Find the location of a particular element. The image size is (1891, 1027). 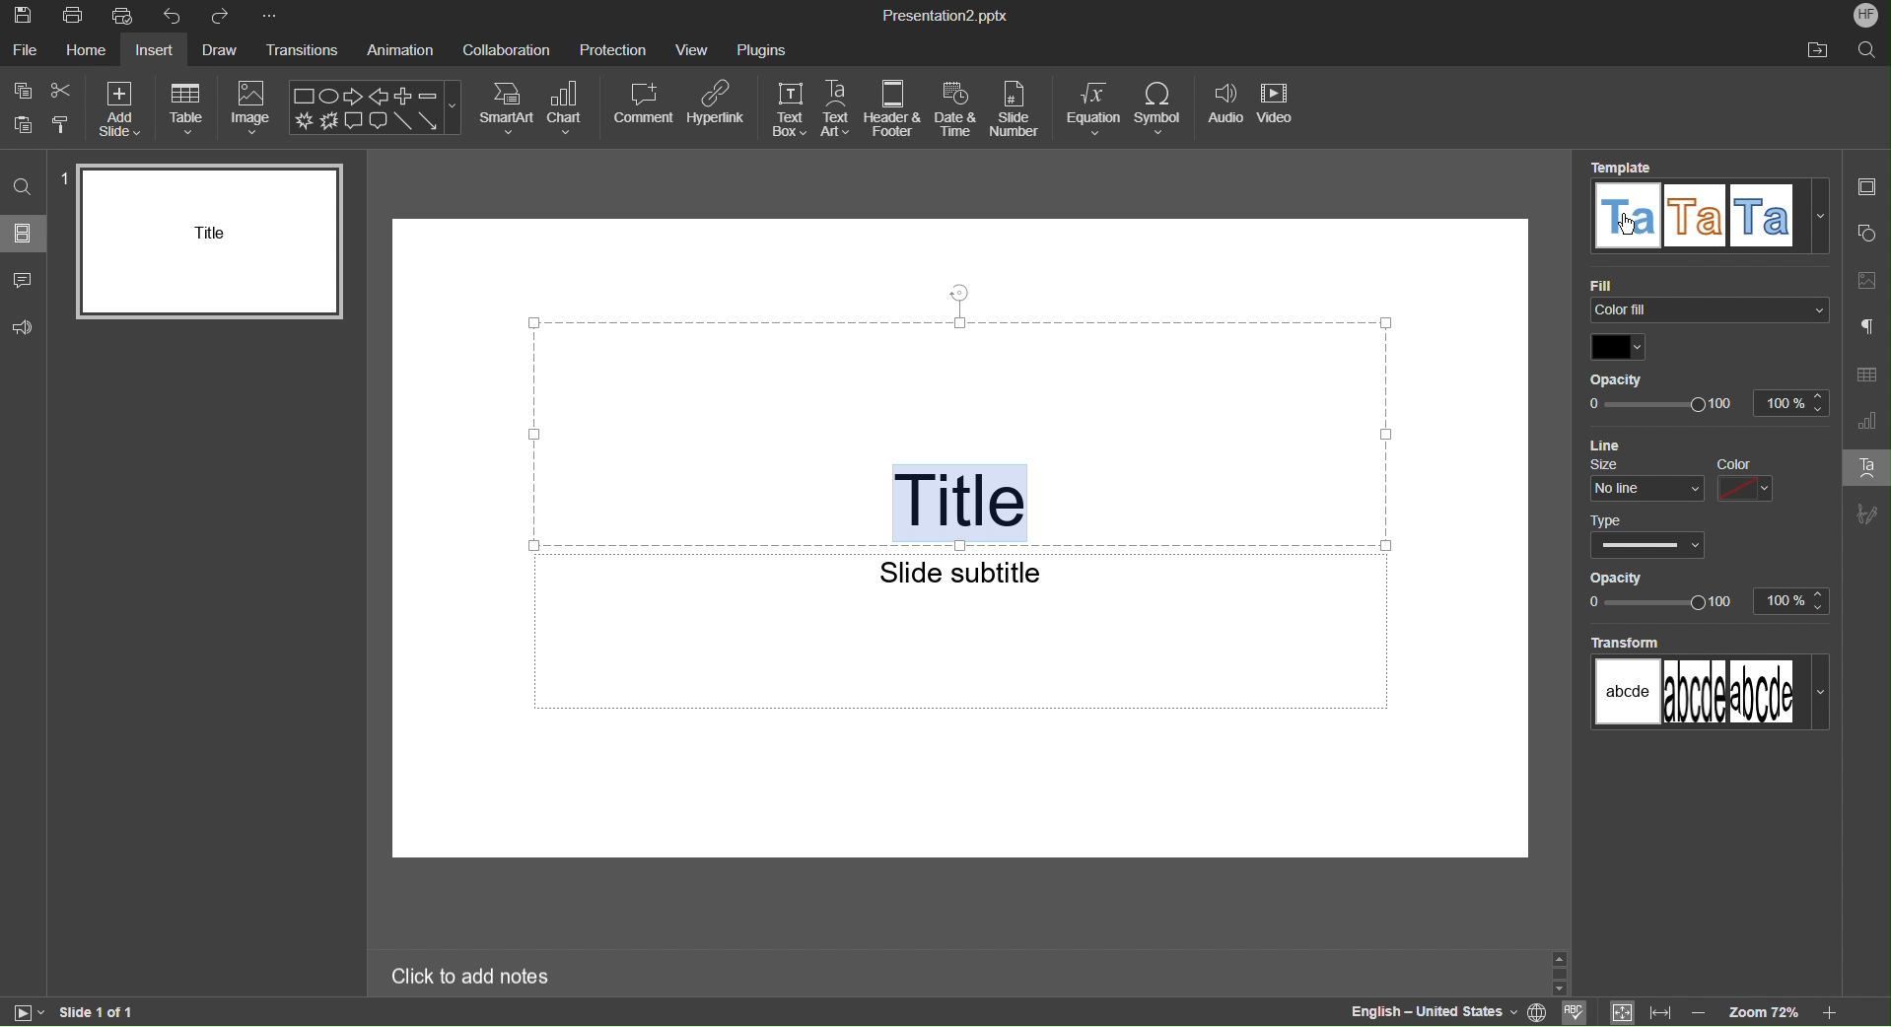

Presentation is located at coordinates (945, 16).